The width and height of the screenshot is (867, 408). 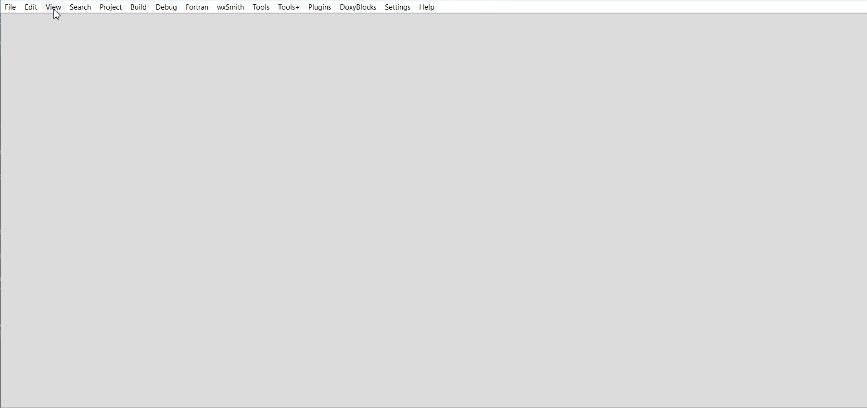 I want to click on Cursor, so click(x=58, y=14).